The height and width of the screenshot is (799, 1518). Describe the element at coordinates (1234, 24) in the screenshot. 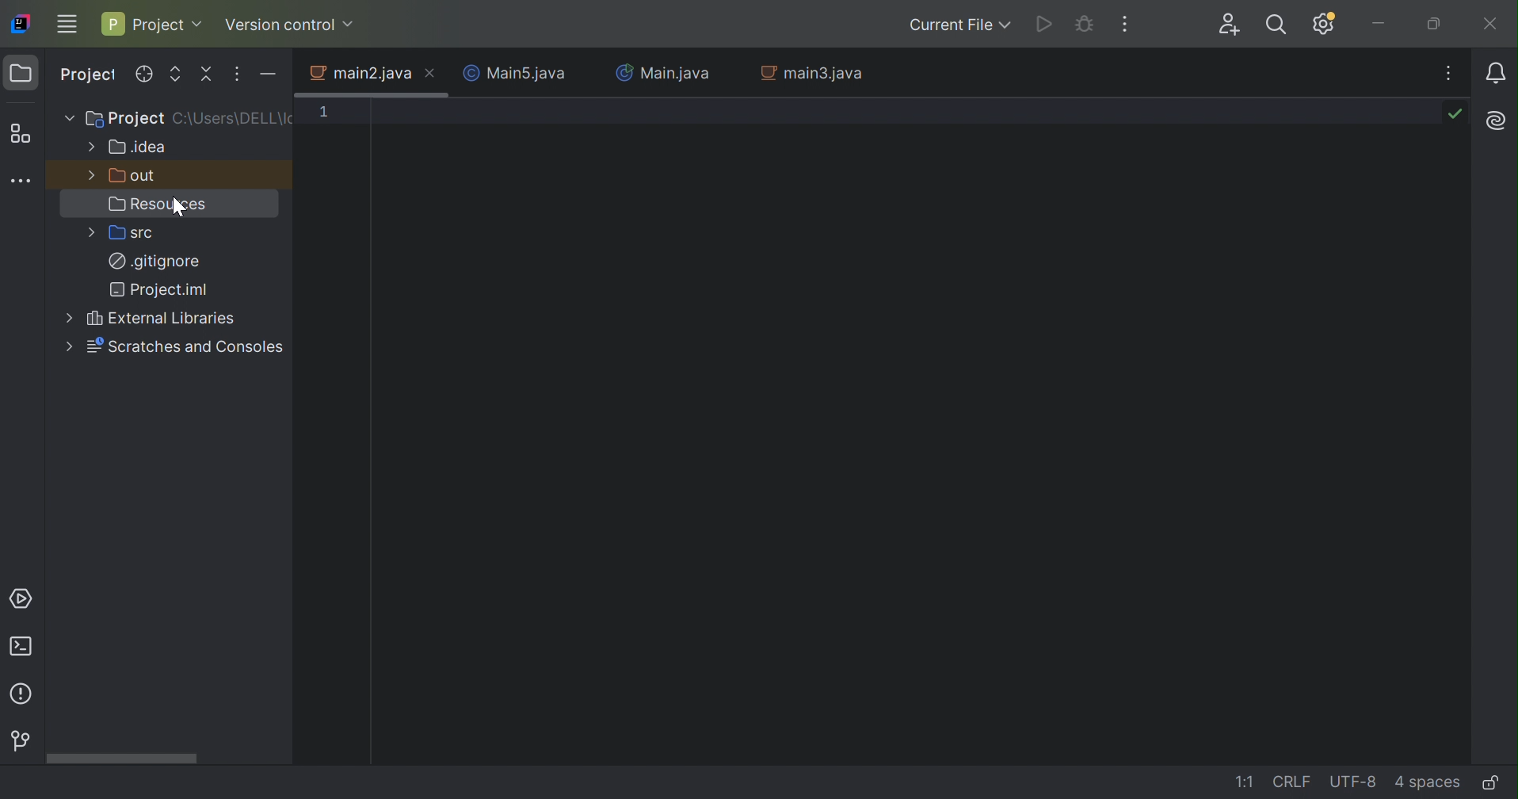

I see `Code with me` at that location.